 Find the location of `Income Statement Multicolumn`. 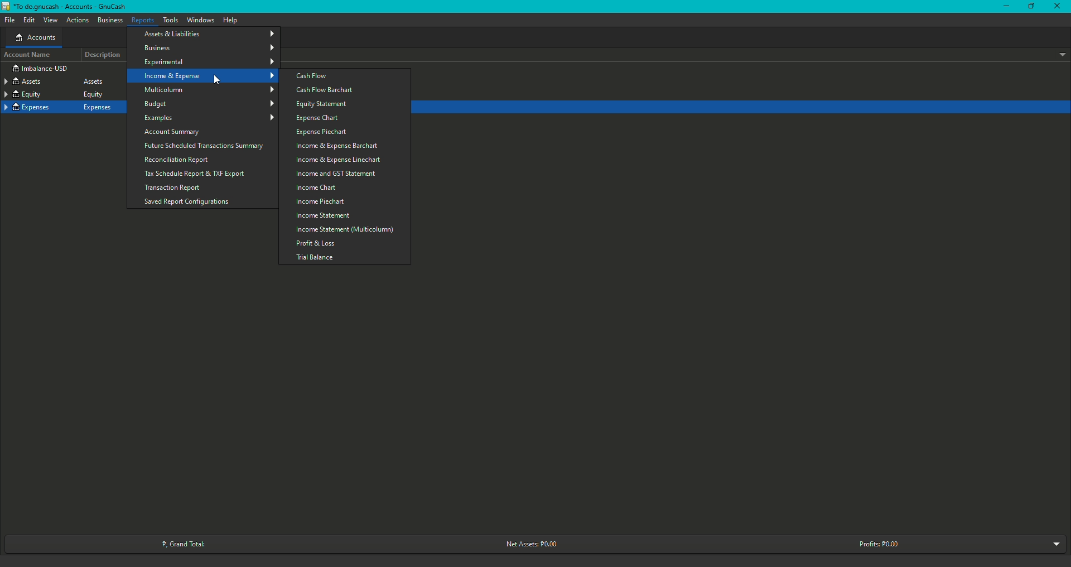

Income Statement Multicolumn is located at coordinates (343, 230).